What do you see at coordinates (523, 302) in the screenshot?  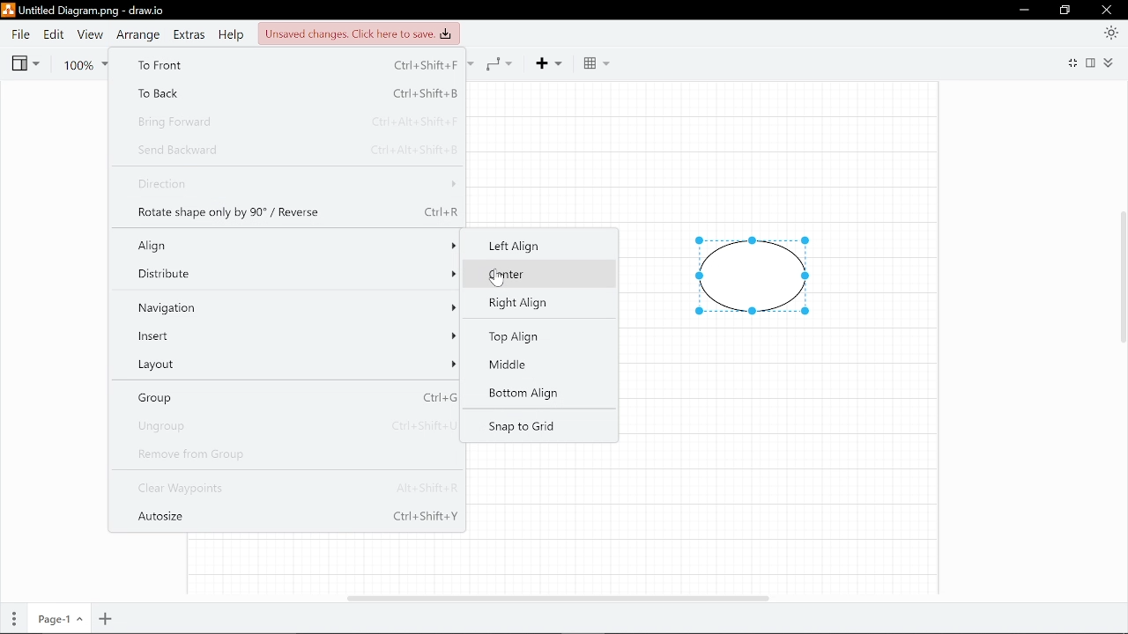 I see `Right align` at bounding box center [523, 302].